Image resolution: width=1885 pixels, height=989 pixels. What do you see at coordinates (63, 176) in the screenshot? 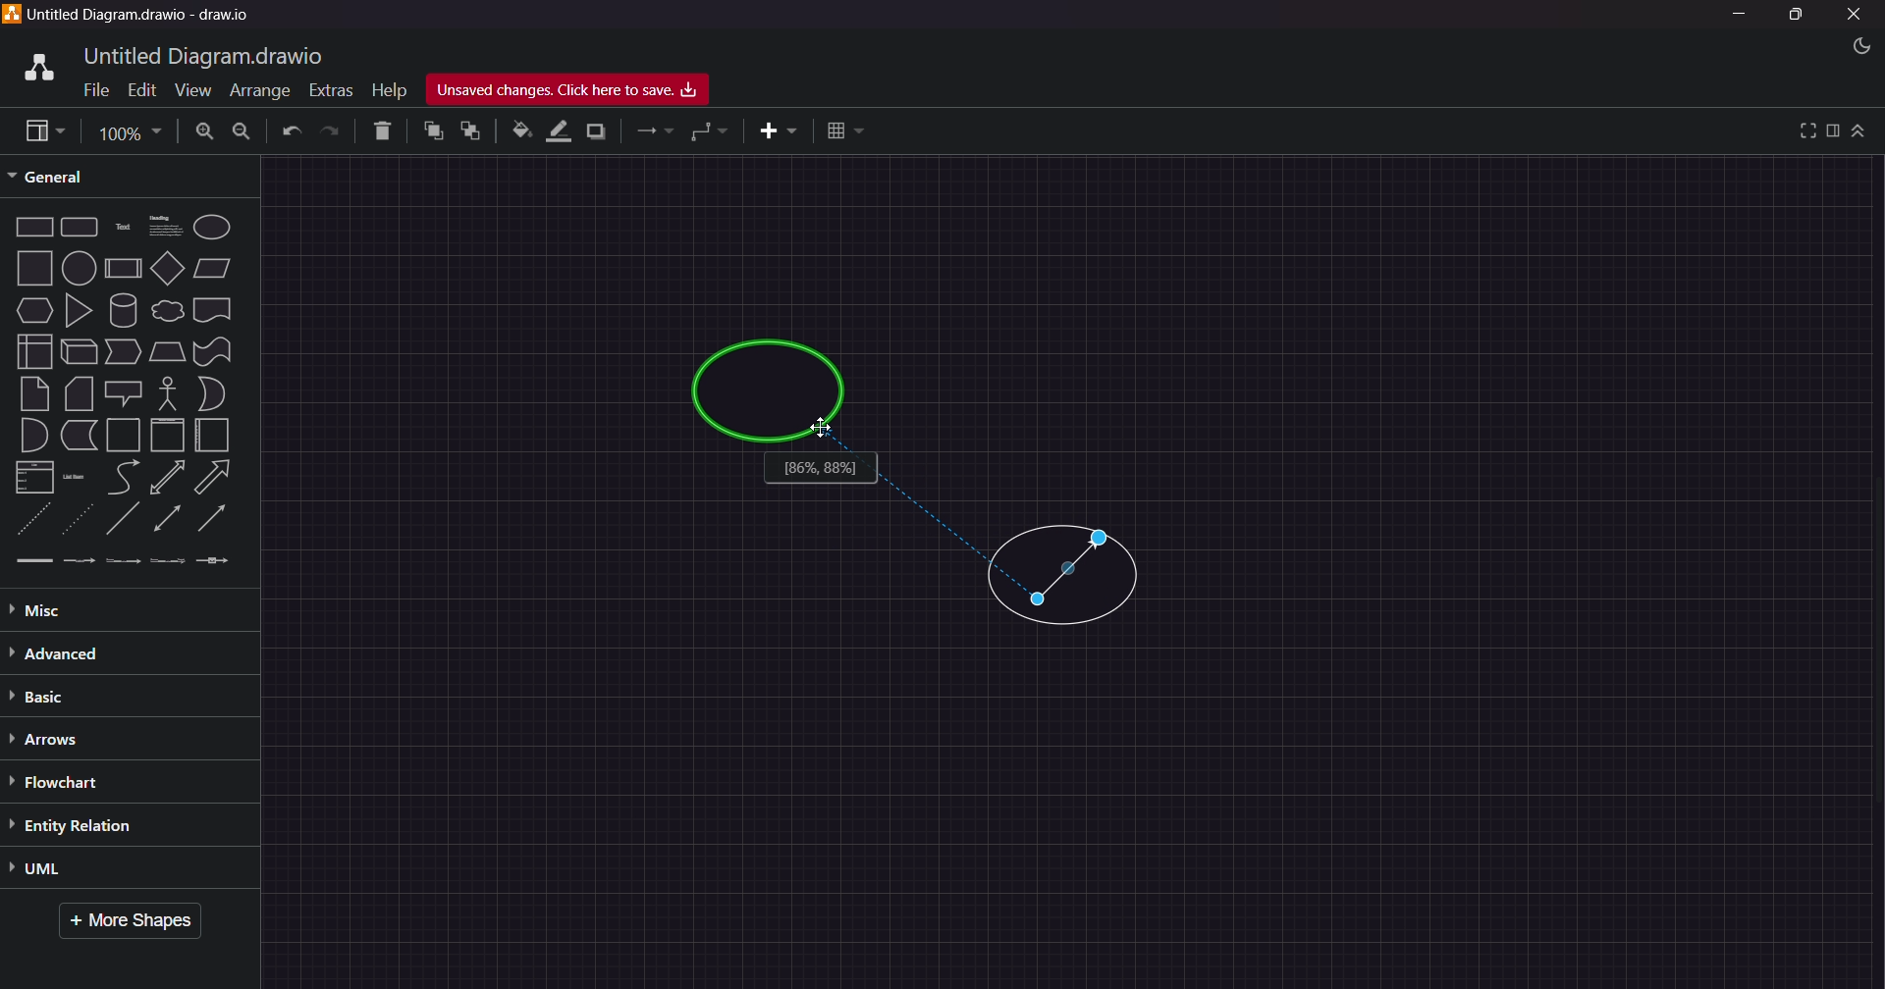
I see `General` at bounding box center [63, 176].